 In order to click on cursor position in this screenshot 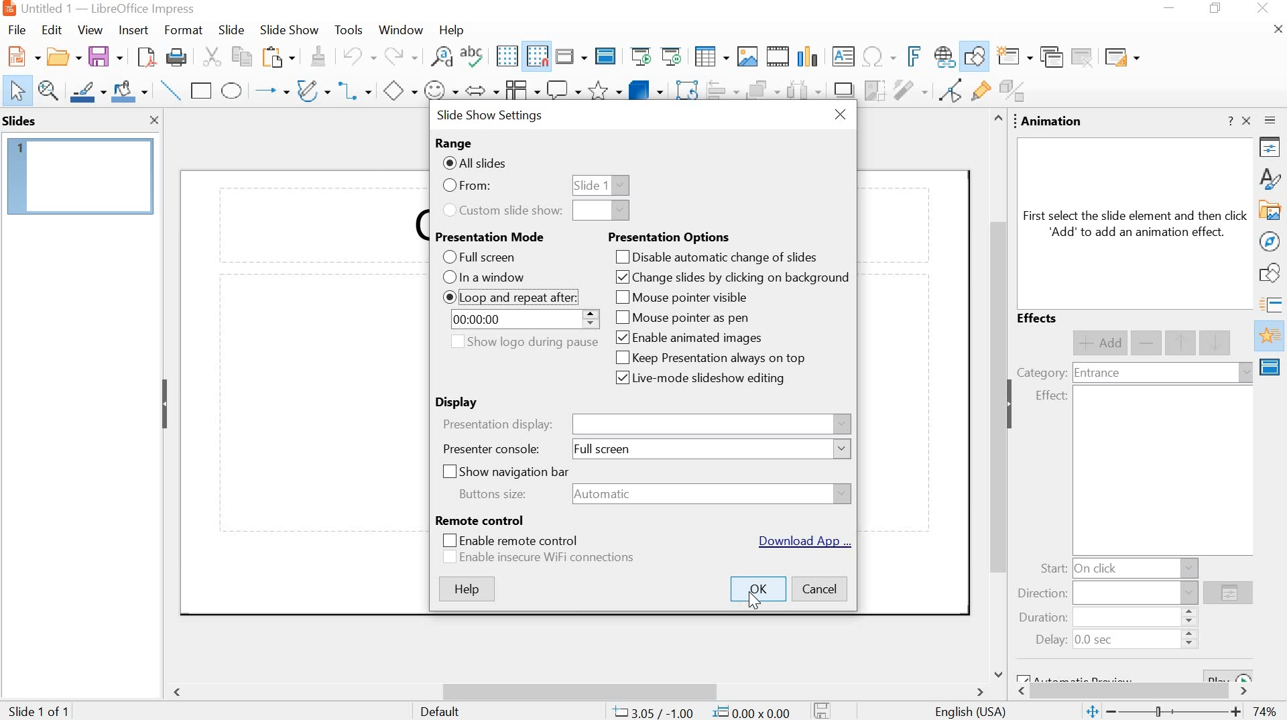, I will do `click(654, 712)`.